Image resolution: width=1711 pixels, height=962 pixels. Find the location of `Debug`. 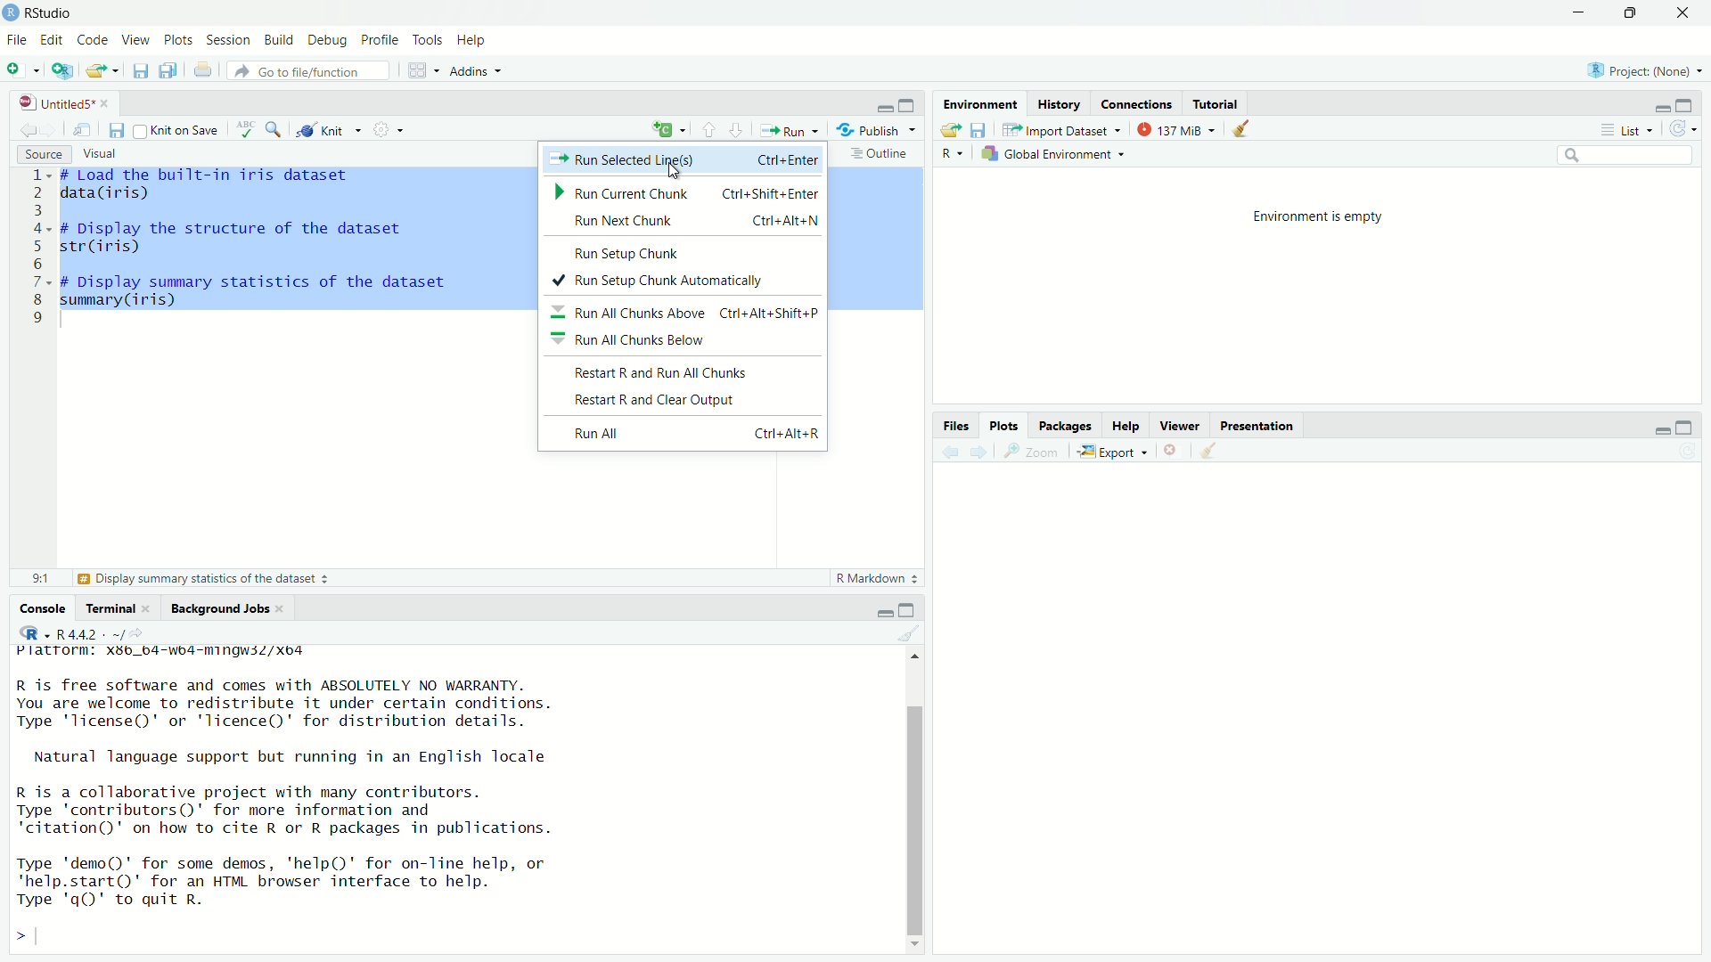

Debug is located at coordinates (329, 40).